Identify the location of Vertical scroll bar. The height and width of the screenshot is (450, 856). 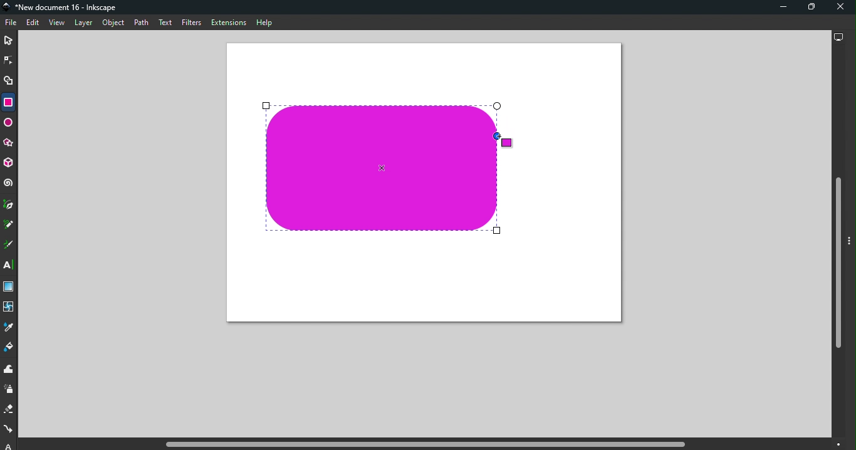
(837, 243).